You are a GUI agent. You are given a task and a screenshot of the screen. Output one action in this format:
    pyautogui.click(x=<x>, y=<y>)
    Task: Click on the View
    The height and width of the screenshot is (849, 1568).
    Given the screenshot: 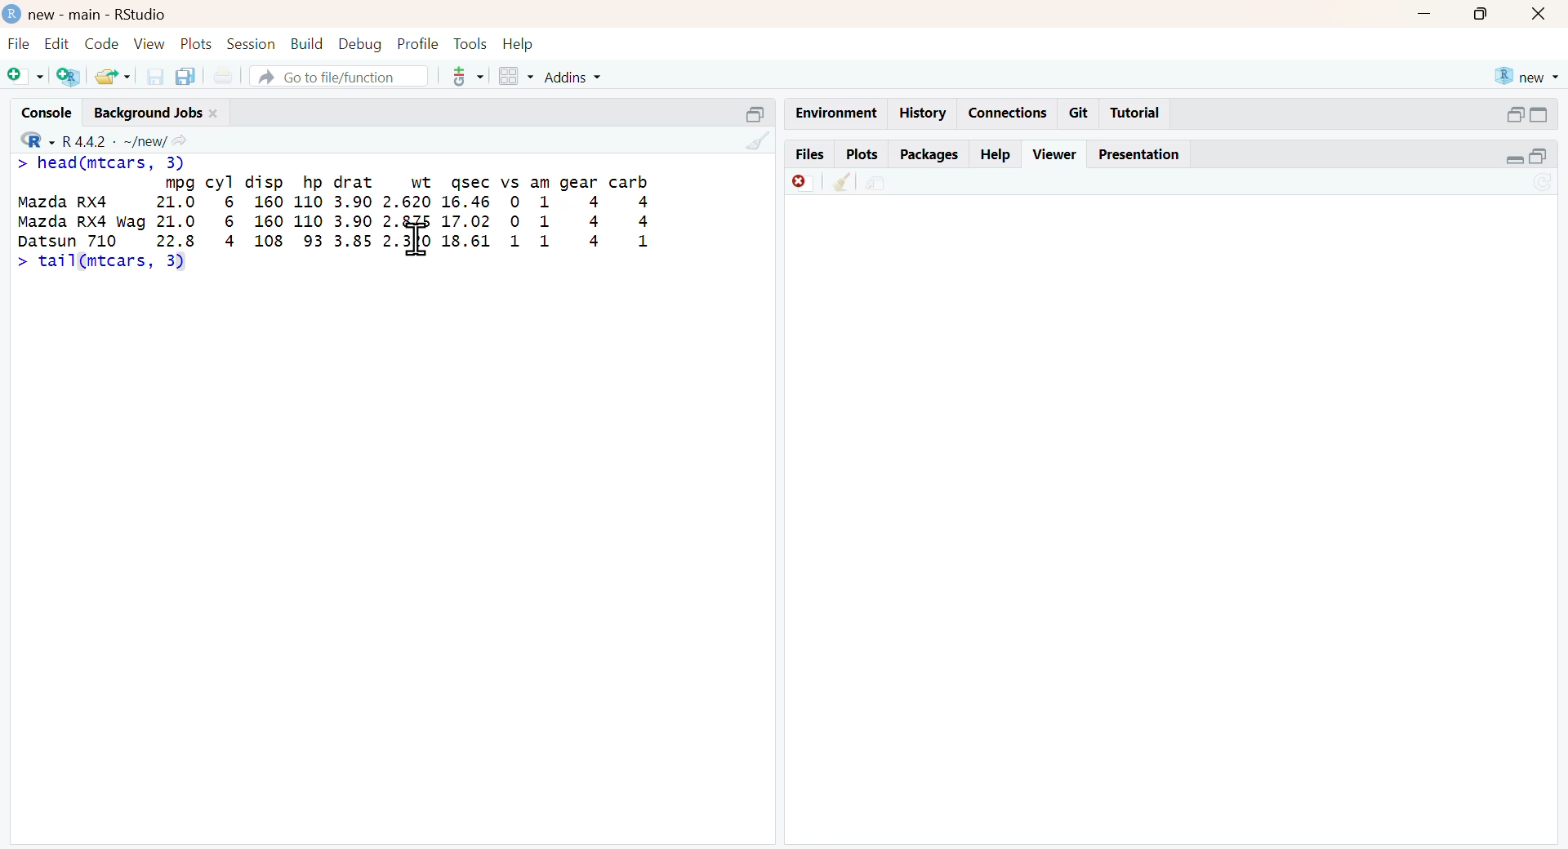 What is the action you would take?
    pyautogui.click(x=149, y=43)
    